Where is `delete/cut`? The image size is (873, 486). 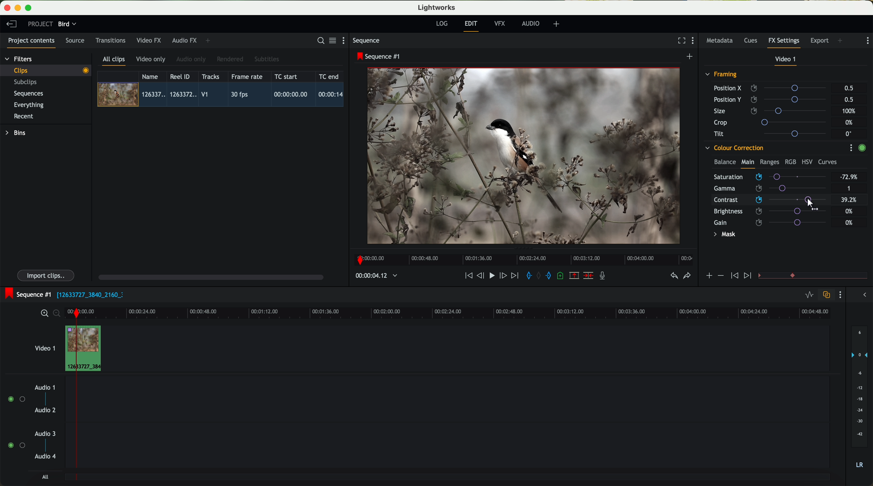 delete/cut is located at coordinates (588, 276).